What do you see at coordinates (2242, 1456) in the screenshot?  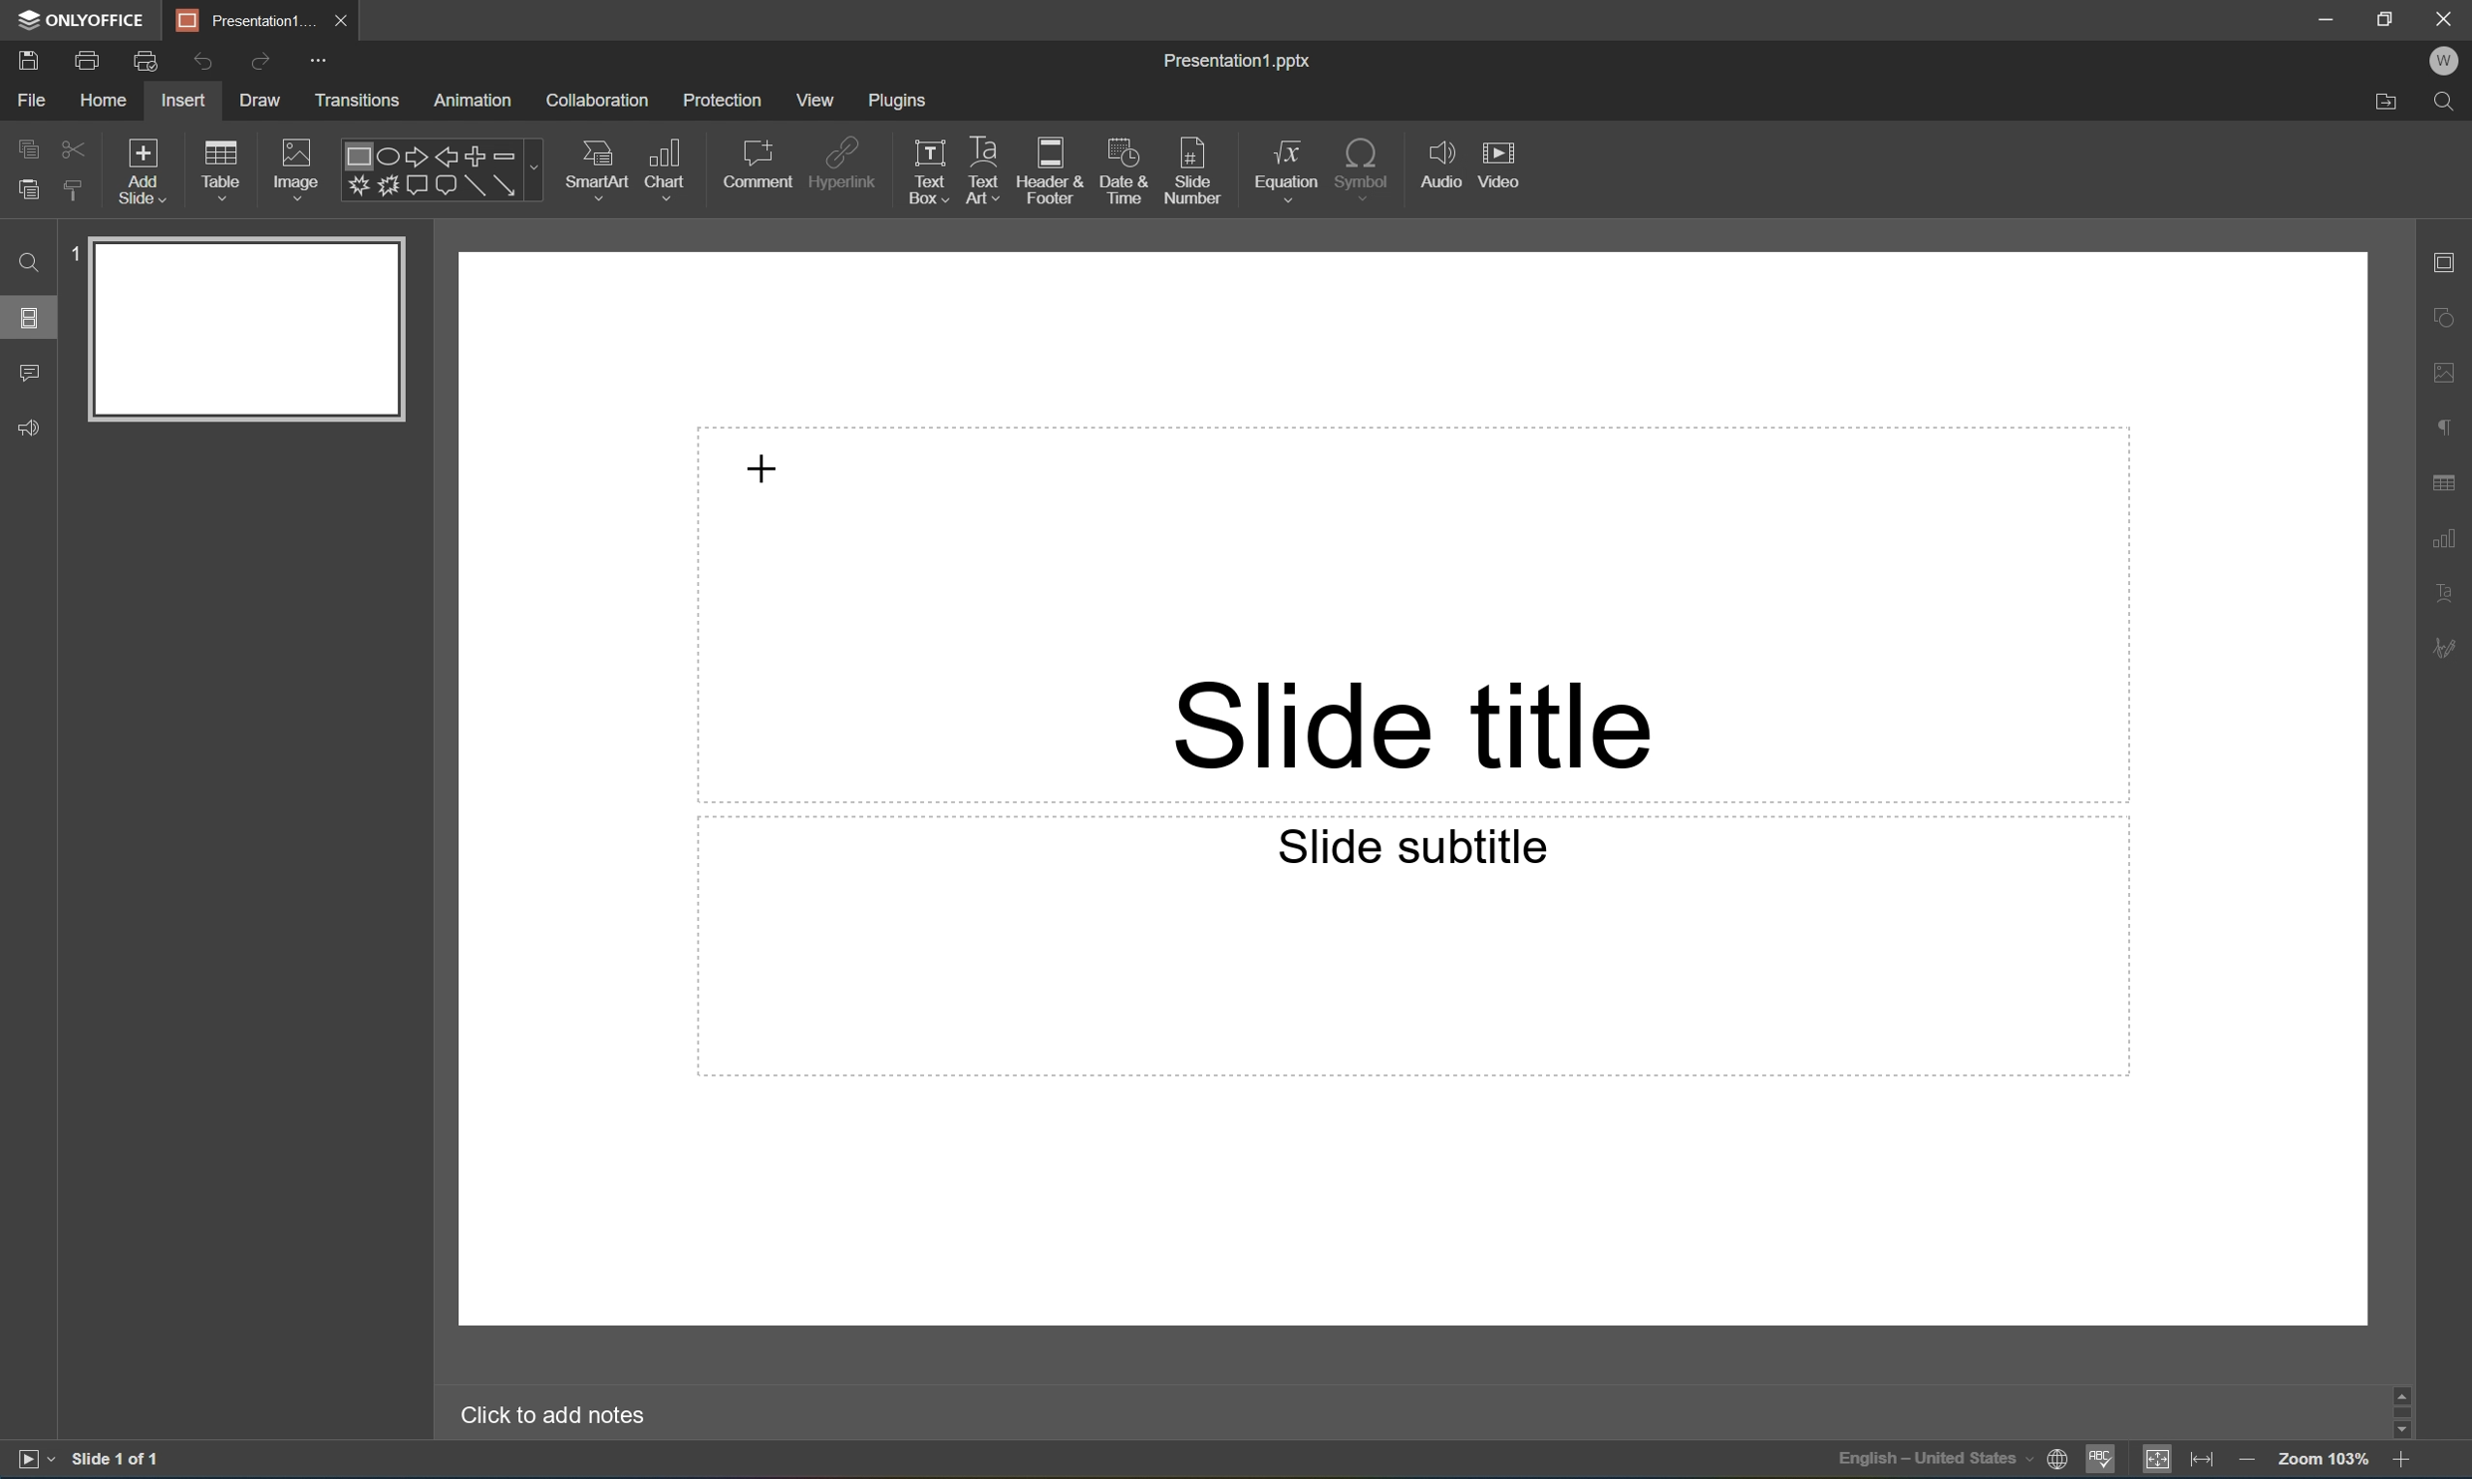 I see `Zoom out` at bounding box center [2242, 1456].